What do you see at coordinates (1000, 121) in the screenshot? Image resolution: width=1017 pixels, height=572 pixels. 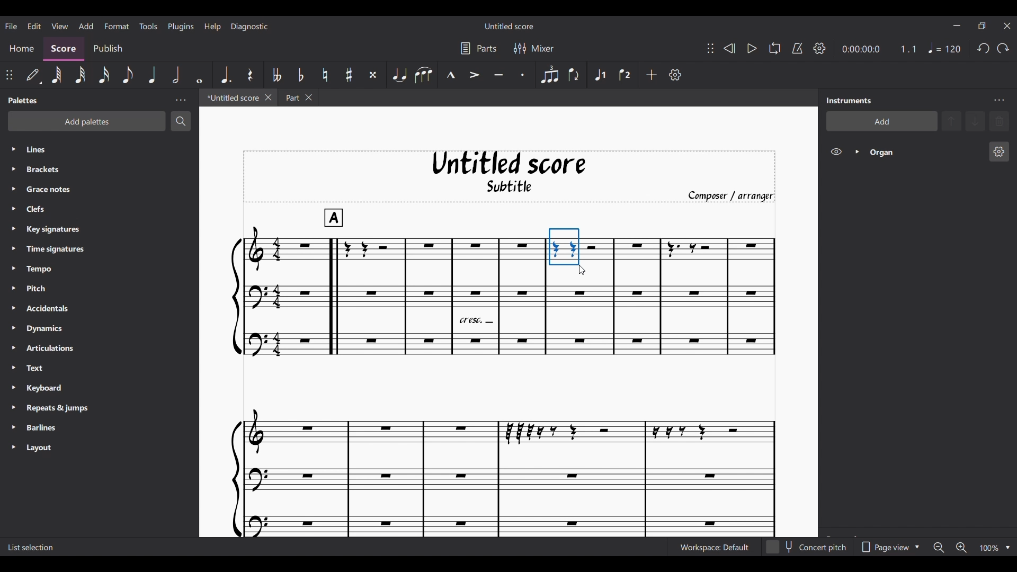 I see `Delete selection` at bounding box center [1000, 121].